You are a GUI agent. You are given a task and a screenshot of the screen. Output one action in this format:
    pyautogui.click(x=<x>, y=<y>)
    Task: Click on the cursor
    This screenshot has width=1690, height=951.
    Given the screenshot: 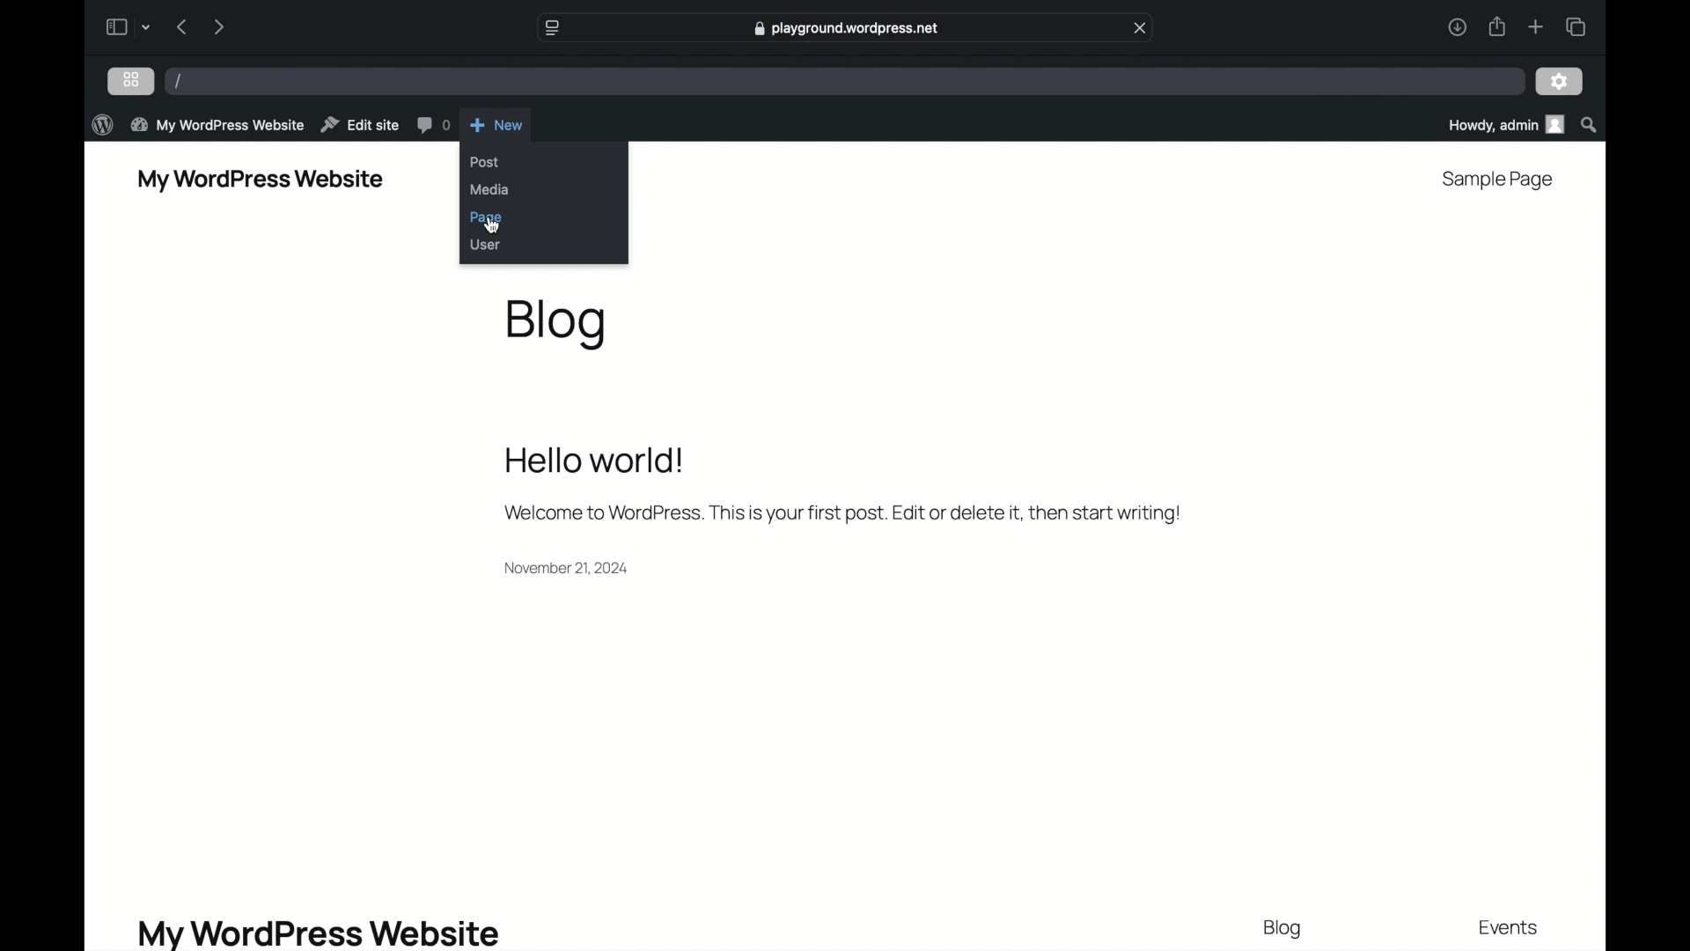 What is the action you would take?
    pyautogui.click(x=490, y=226)
    